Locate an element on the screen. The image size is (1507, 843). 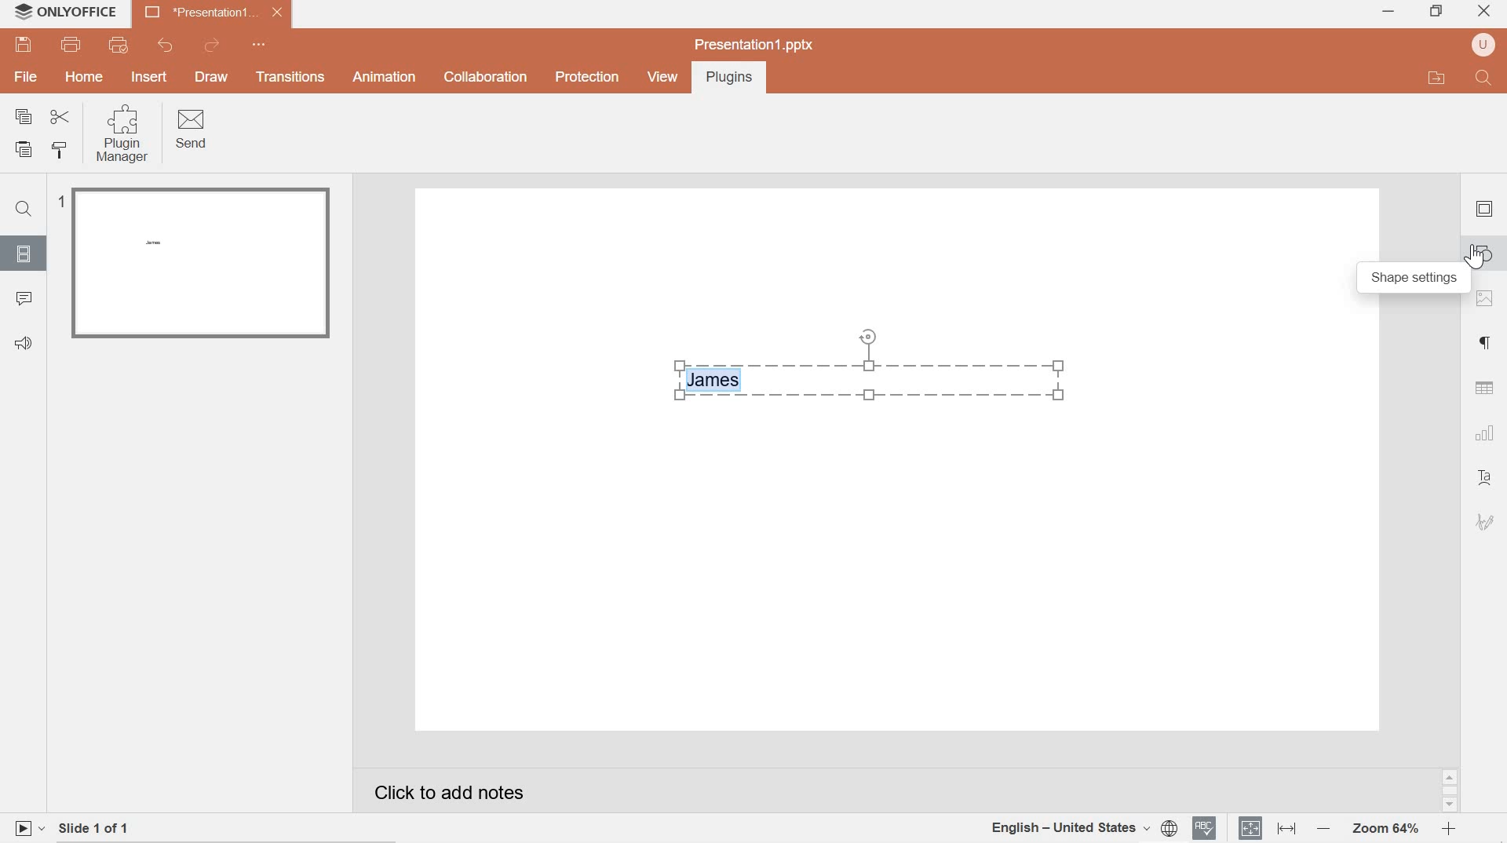
zoom in is located at coordinates (1447, 829).